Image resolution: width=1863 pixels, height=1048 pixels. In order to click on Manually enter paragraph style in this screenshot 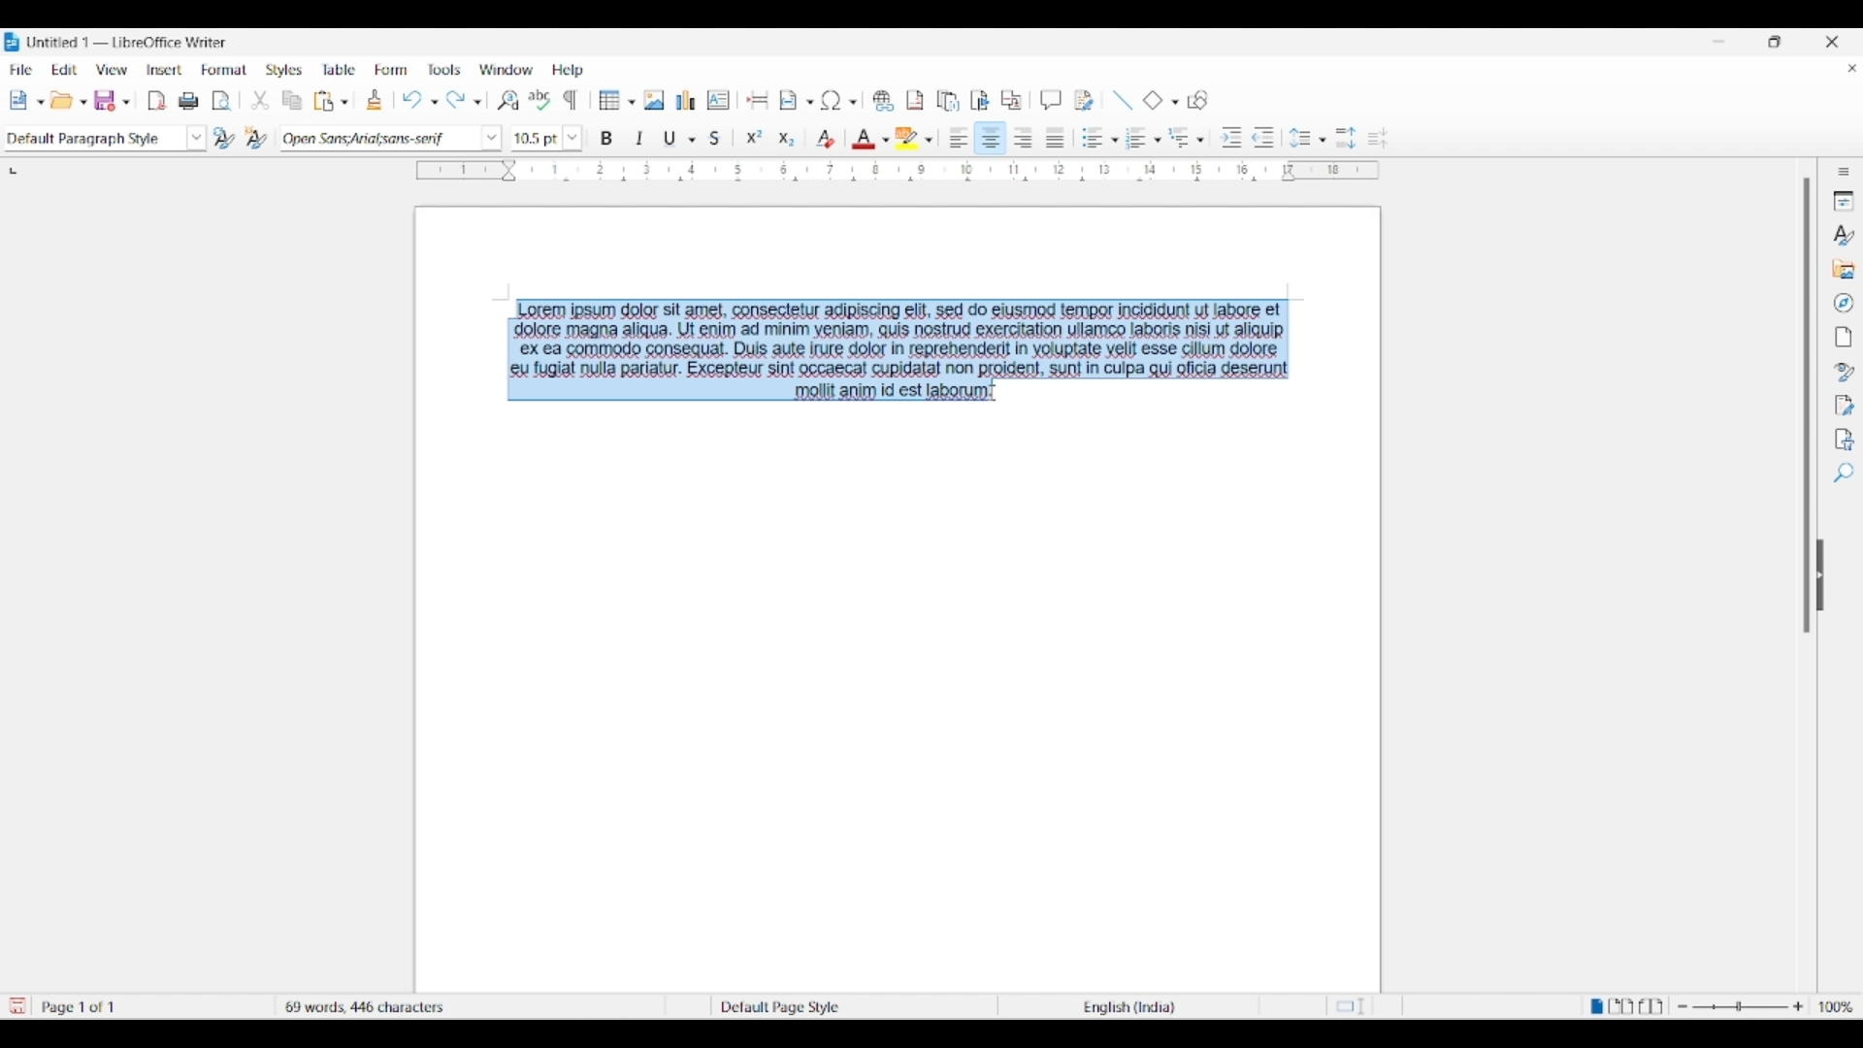, I will do `click(92, 139)`.